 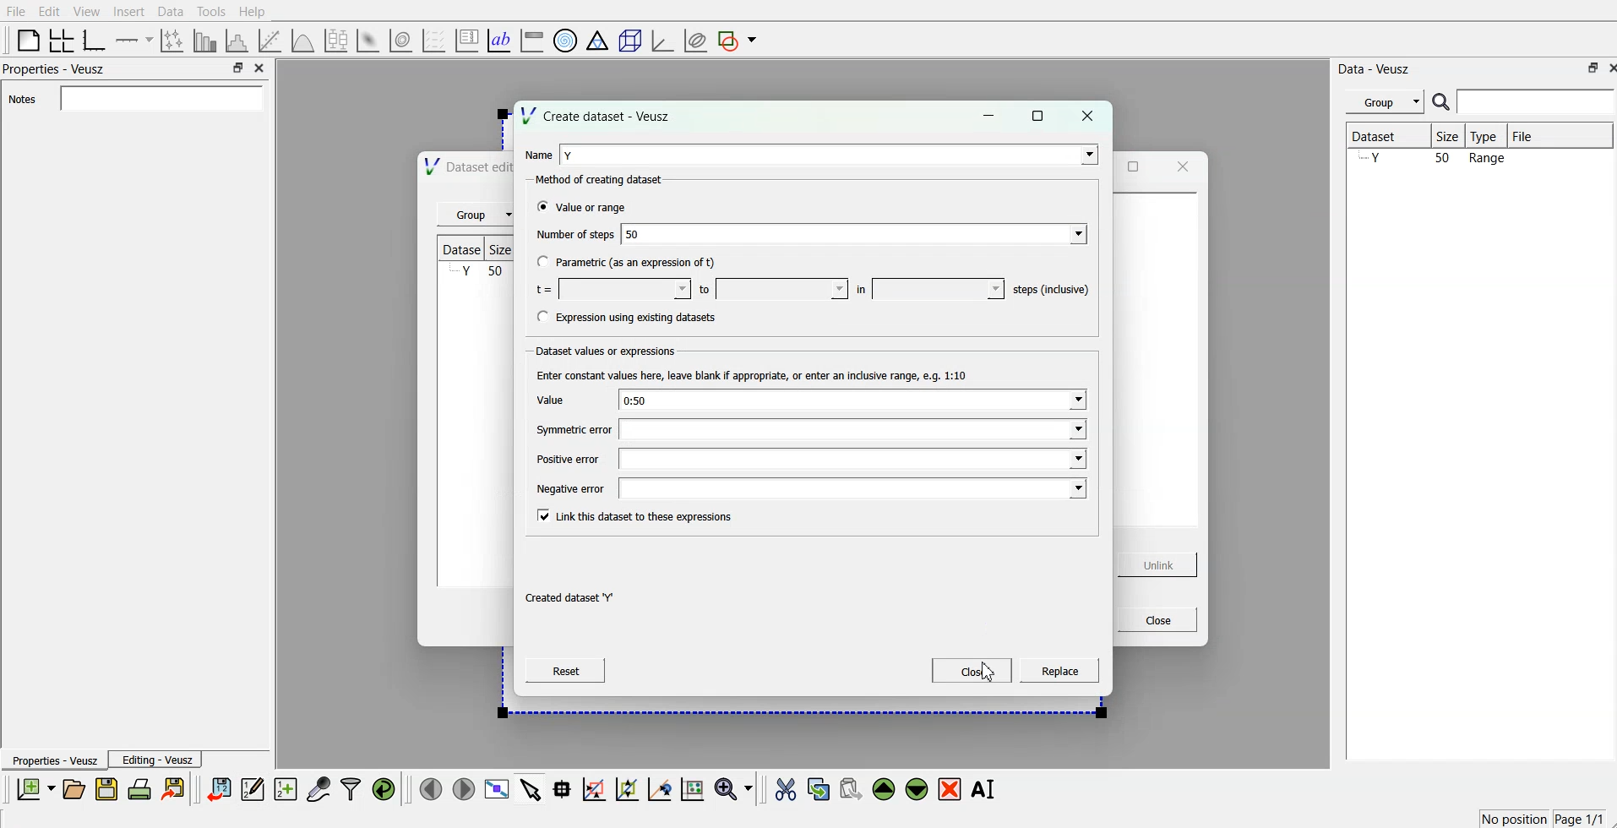 What do you see at coordinates (596, 117) in the screenshot?
I see `Create dataset - Veusz` at bounding box center [596, 117].